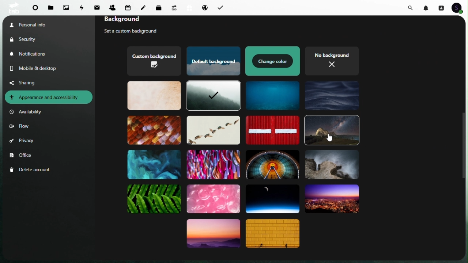  What do you see at coordinates (13, 8) in the screenshot?
I see `tab` at bounding box center [13, 8].